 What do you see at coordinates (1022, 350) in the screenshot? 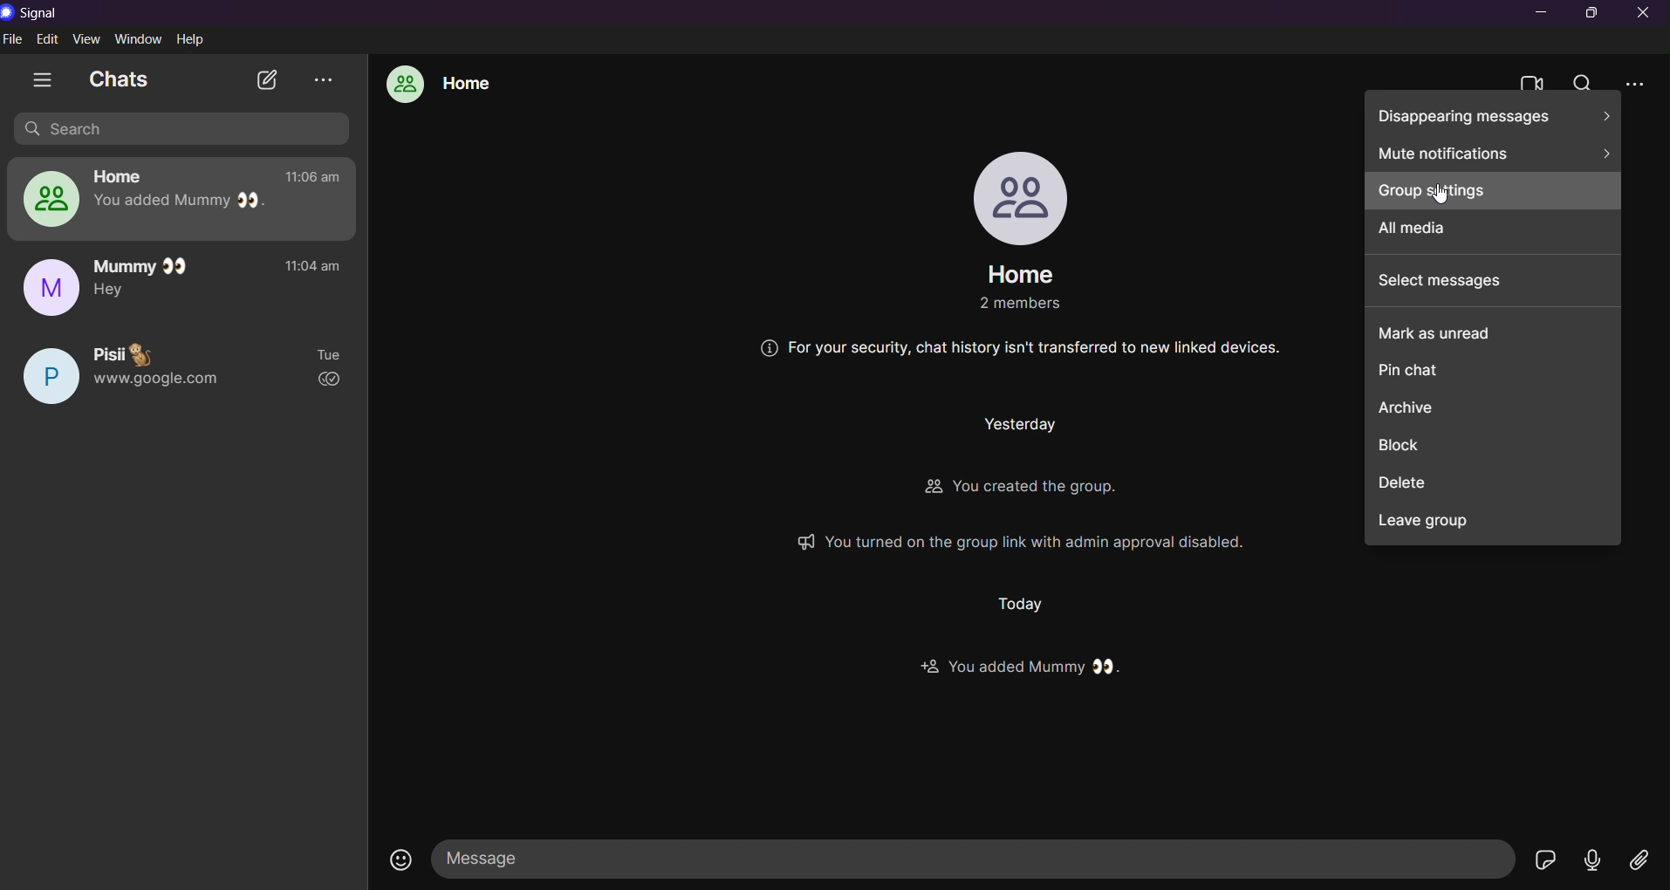
I see ` For your security, chat history isn't transferred to new linked devices.` at bounding box center [1022, 350].